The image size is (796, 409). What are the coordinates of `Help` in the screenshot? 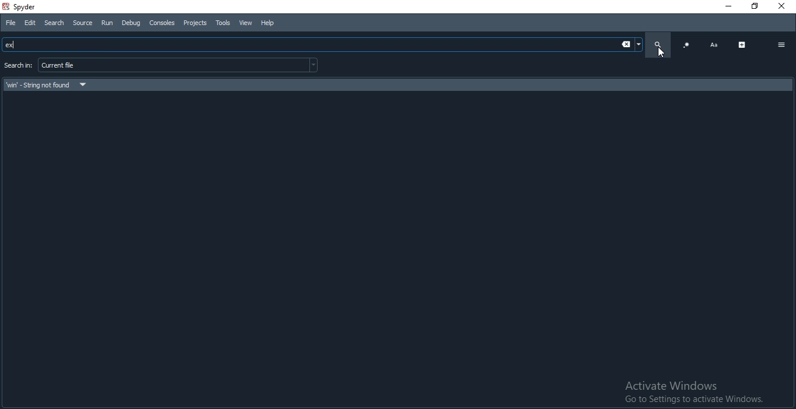 It's located at (272, 22).